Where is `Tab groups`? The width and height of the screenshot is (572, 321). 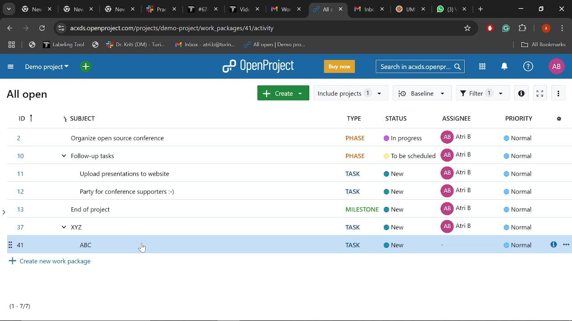
Tab groups is located at coordinates (12, 46).